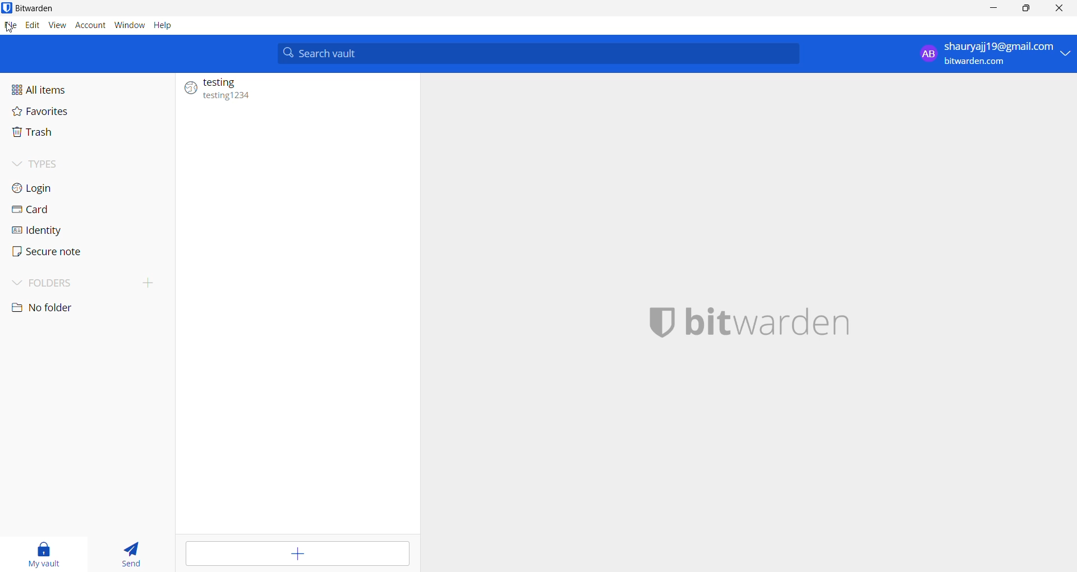  Describe the element at coordinates (55, 114) in the screenshot. I see `favorites` at that location.